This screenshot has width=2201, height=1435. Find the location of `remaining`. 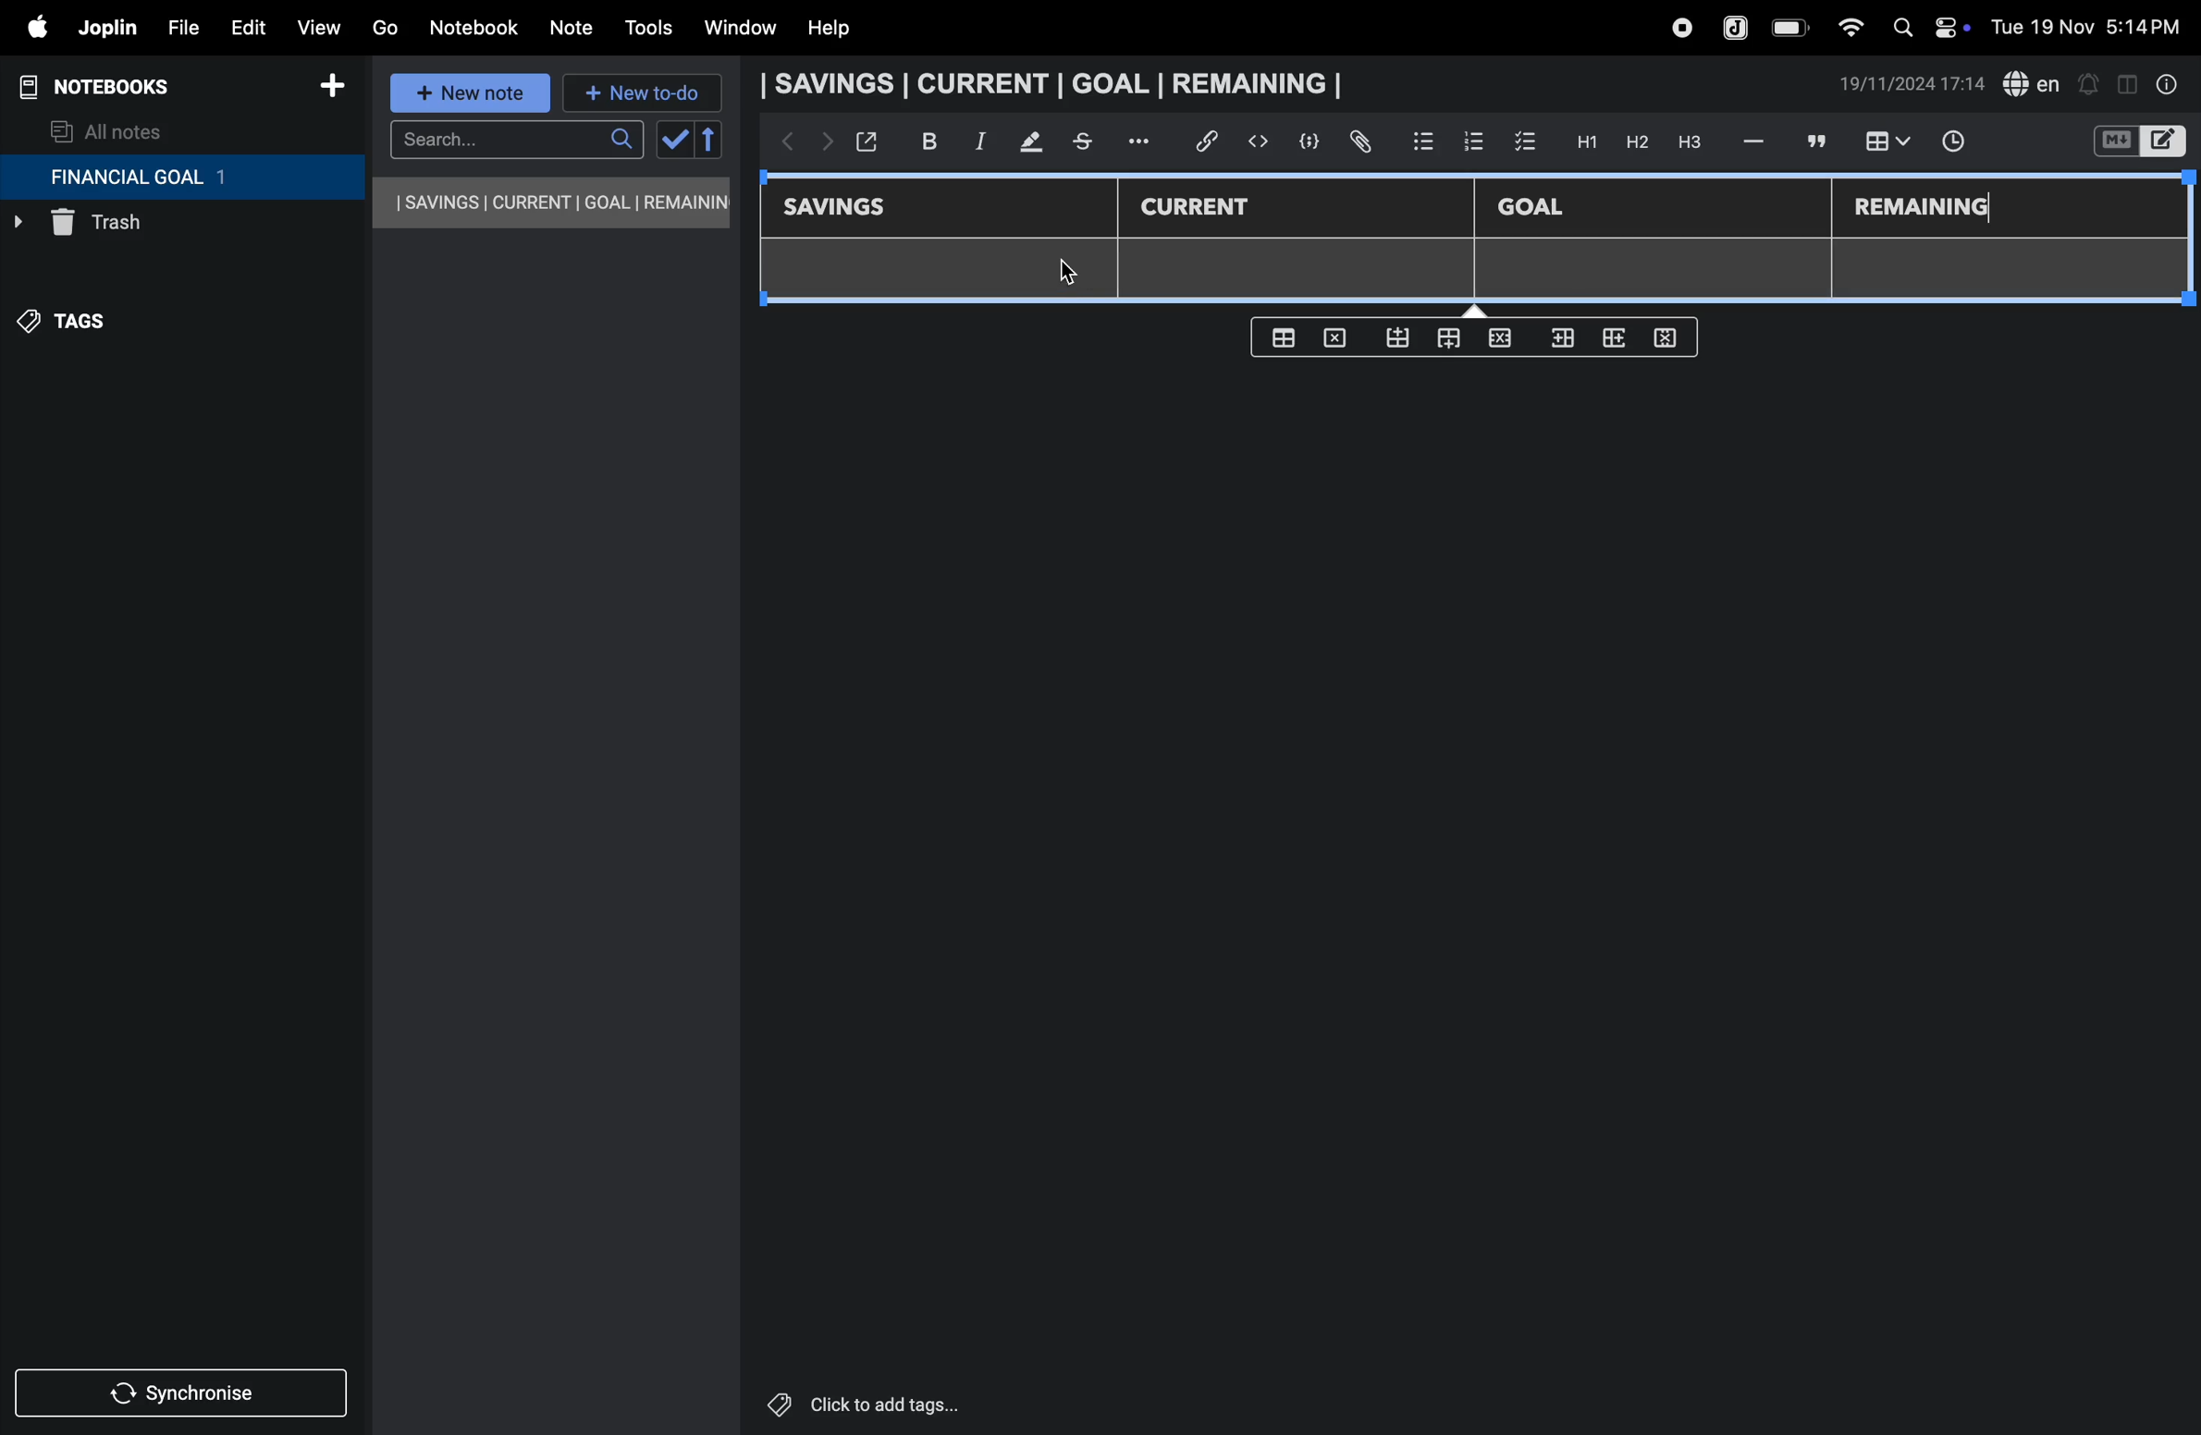

remaining is located at coordinates (1925, 209).